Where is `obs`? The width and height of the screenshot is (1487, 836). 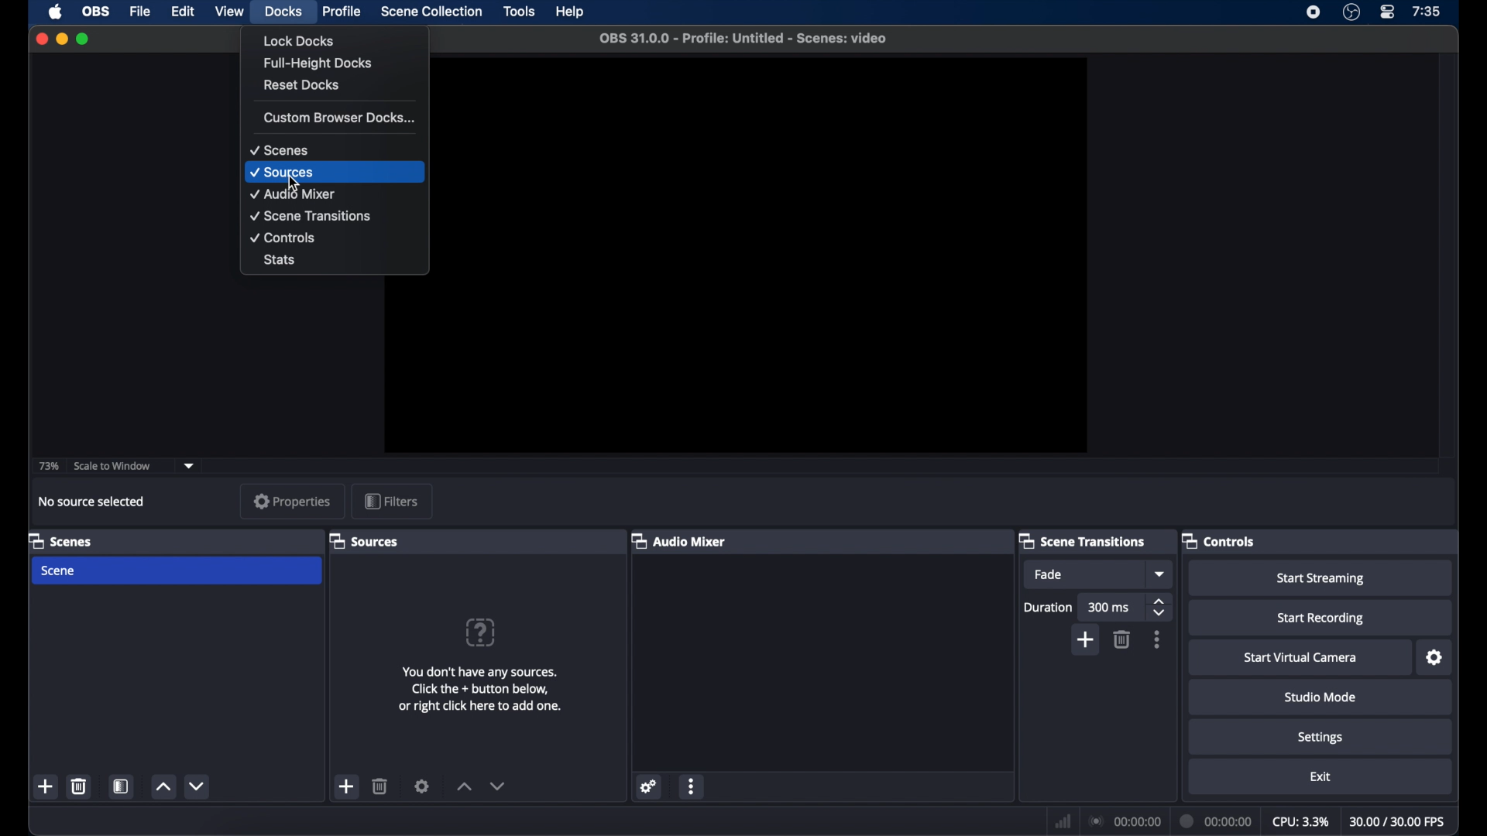
obs is located at coordinates (96, 12).